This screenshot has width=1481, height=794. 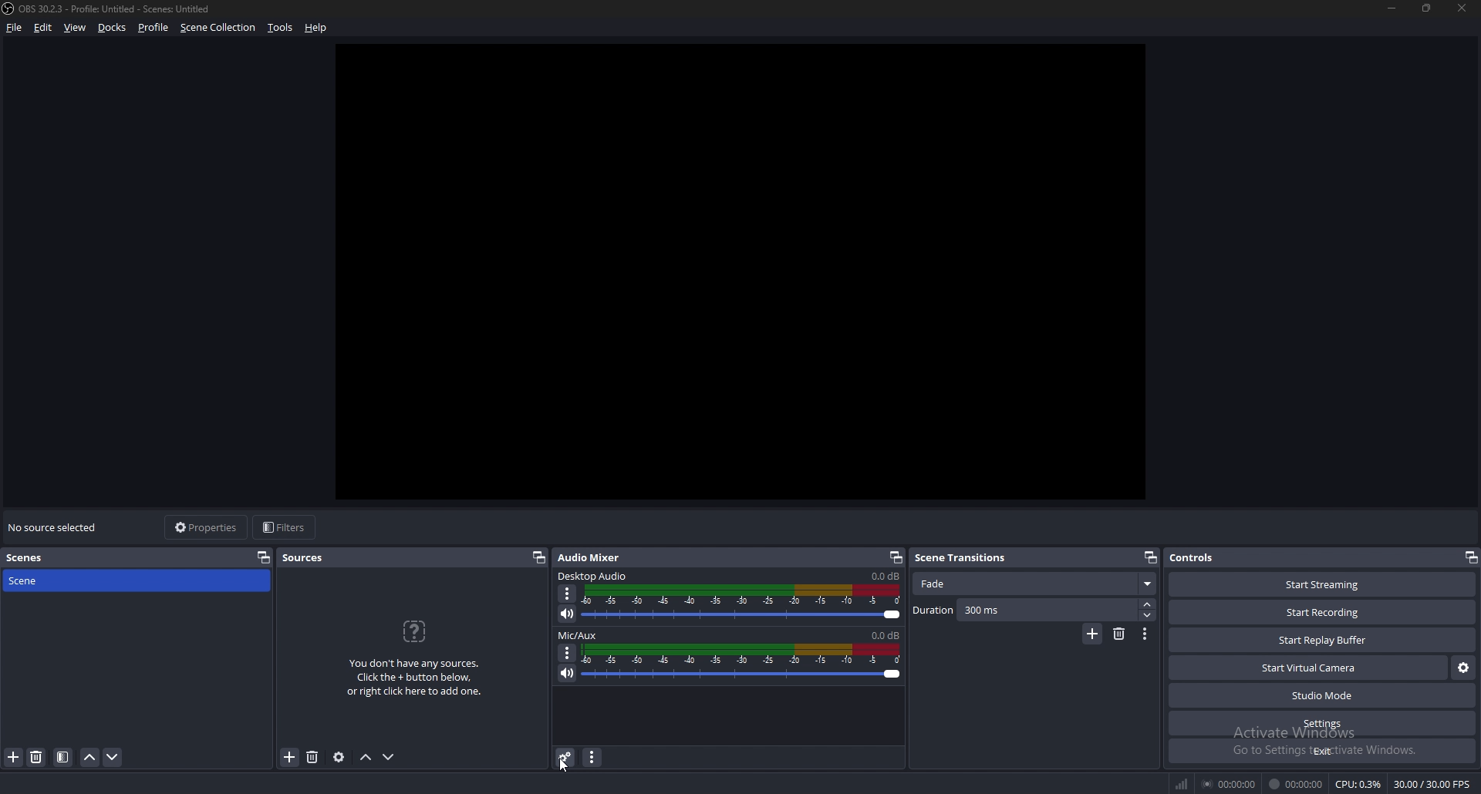 What do you see at coordinates (340, 756) in the screenshot?
I see `source properties` at bounding box center [340, 756].